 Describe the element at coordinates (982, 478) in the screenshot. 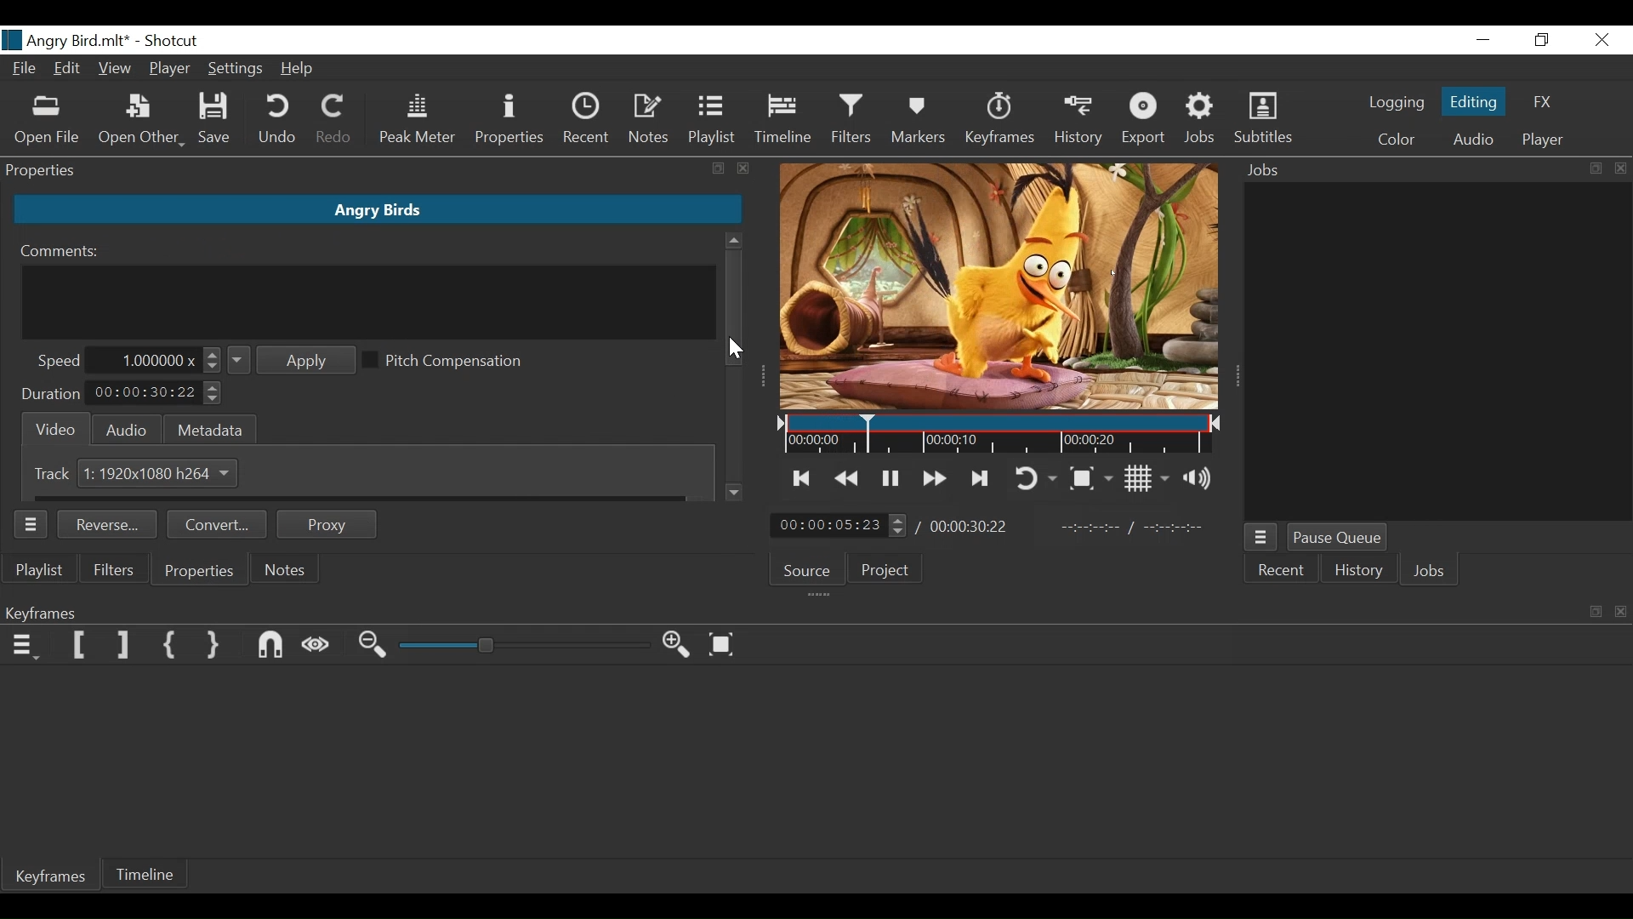

I see `Skip to the next point ` at that location.